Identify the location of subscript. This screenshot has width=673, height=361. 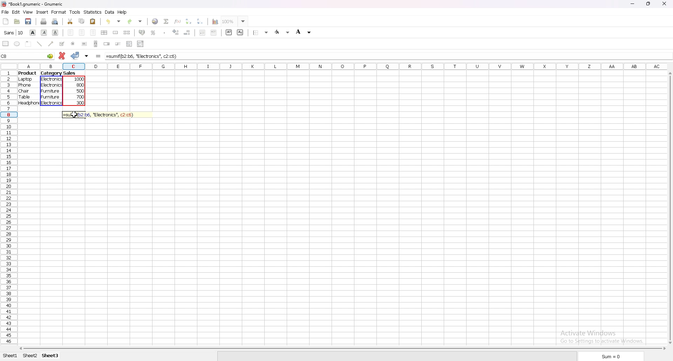
(240, 33).